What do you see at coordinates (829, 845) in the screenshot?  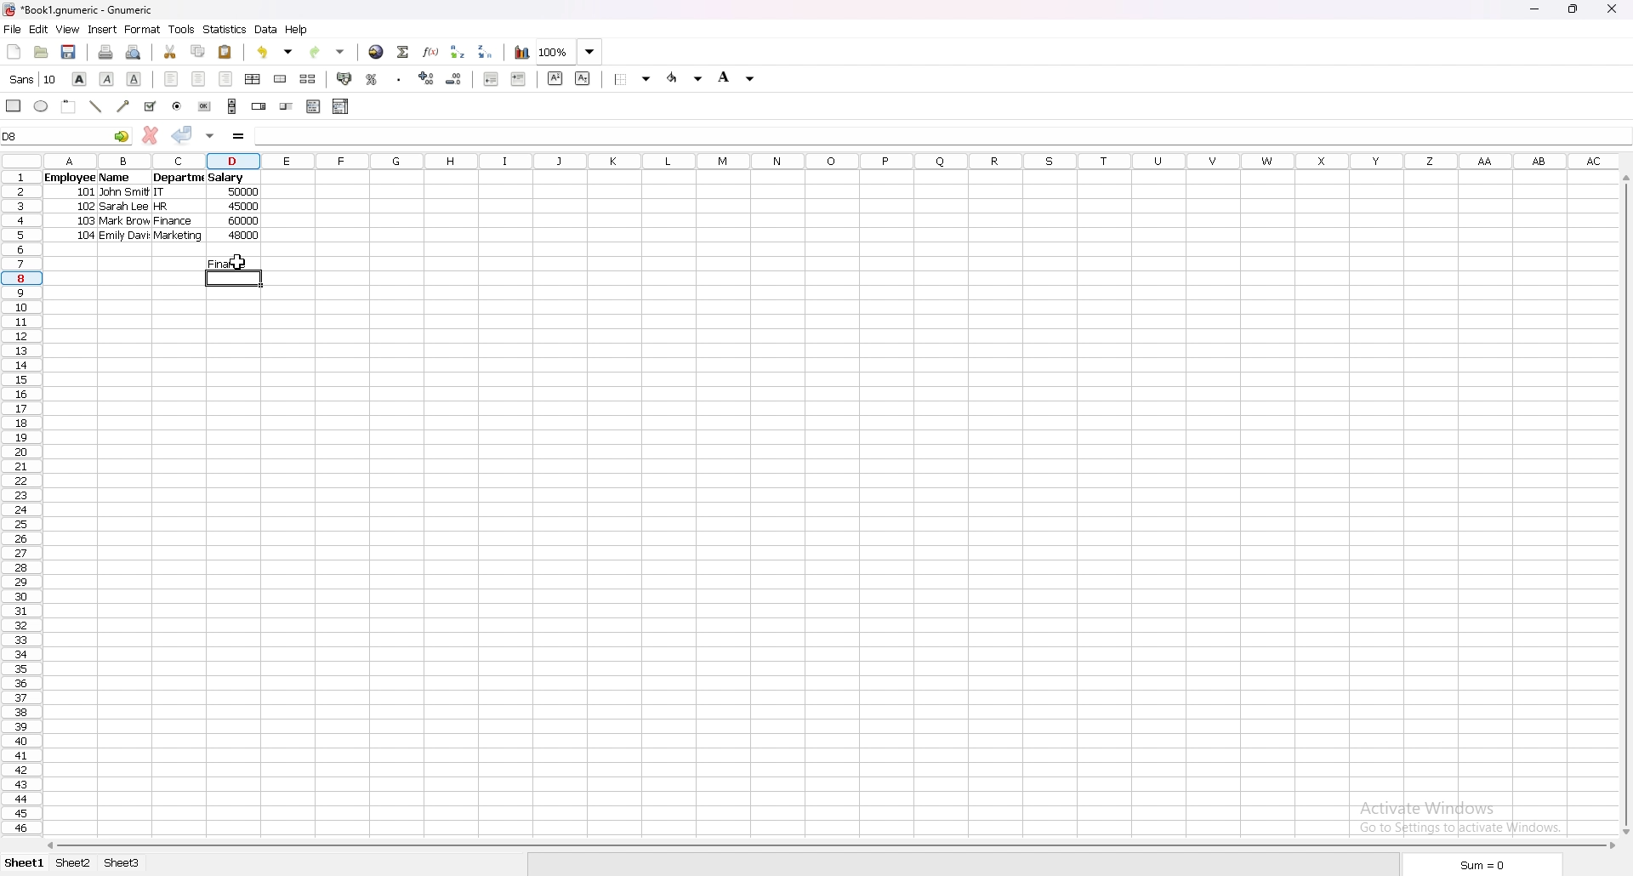 I see `scroll bar` at bounding box center [829, 845].